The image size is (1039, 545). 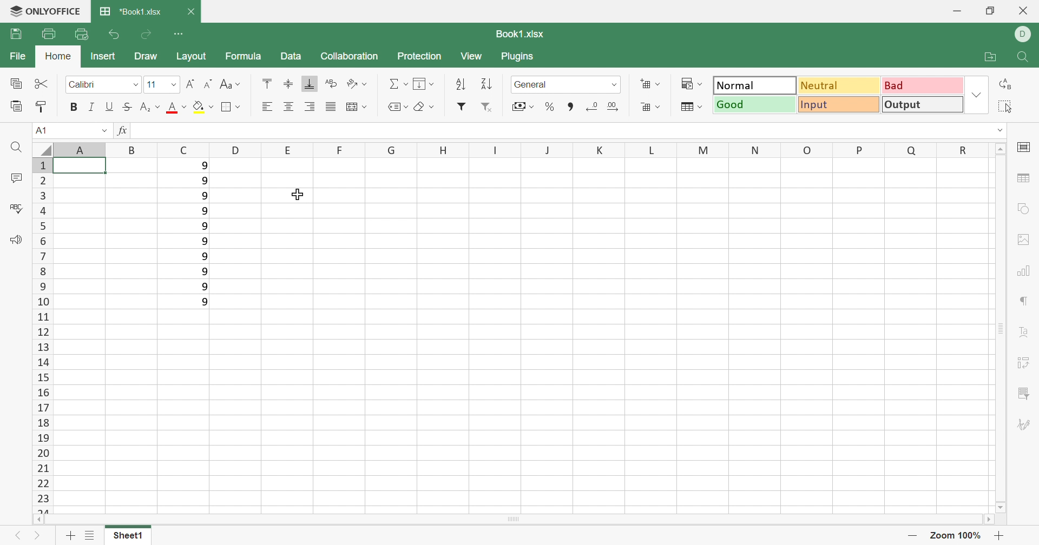 What do you see at coordinates (485, 107) in the screenshot?
I see `Remove filter` at bounding box center [485, 107].